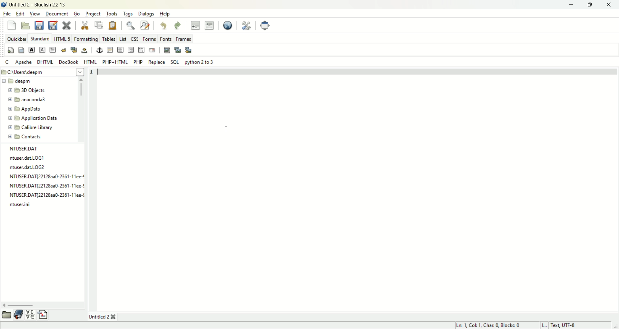  What do you see at coordinates (41, 39) in the screenshot?
I see `standard` at bounding box center [41, 39].